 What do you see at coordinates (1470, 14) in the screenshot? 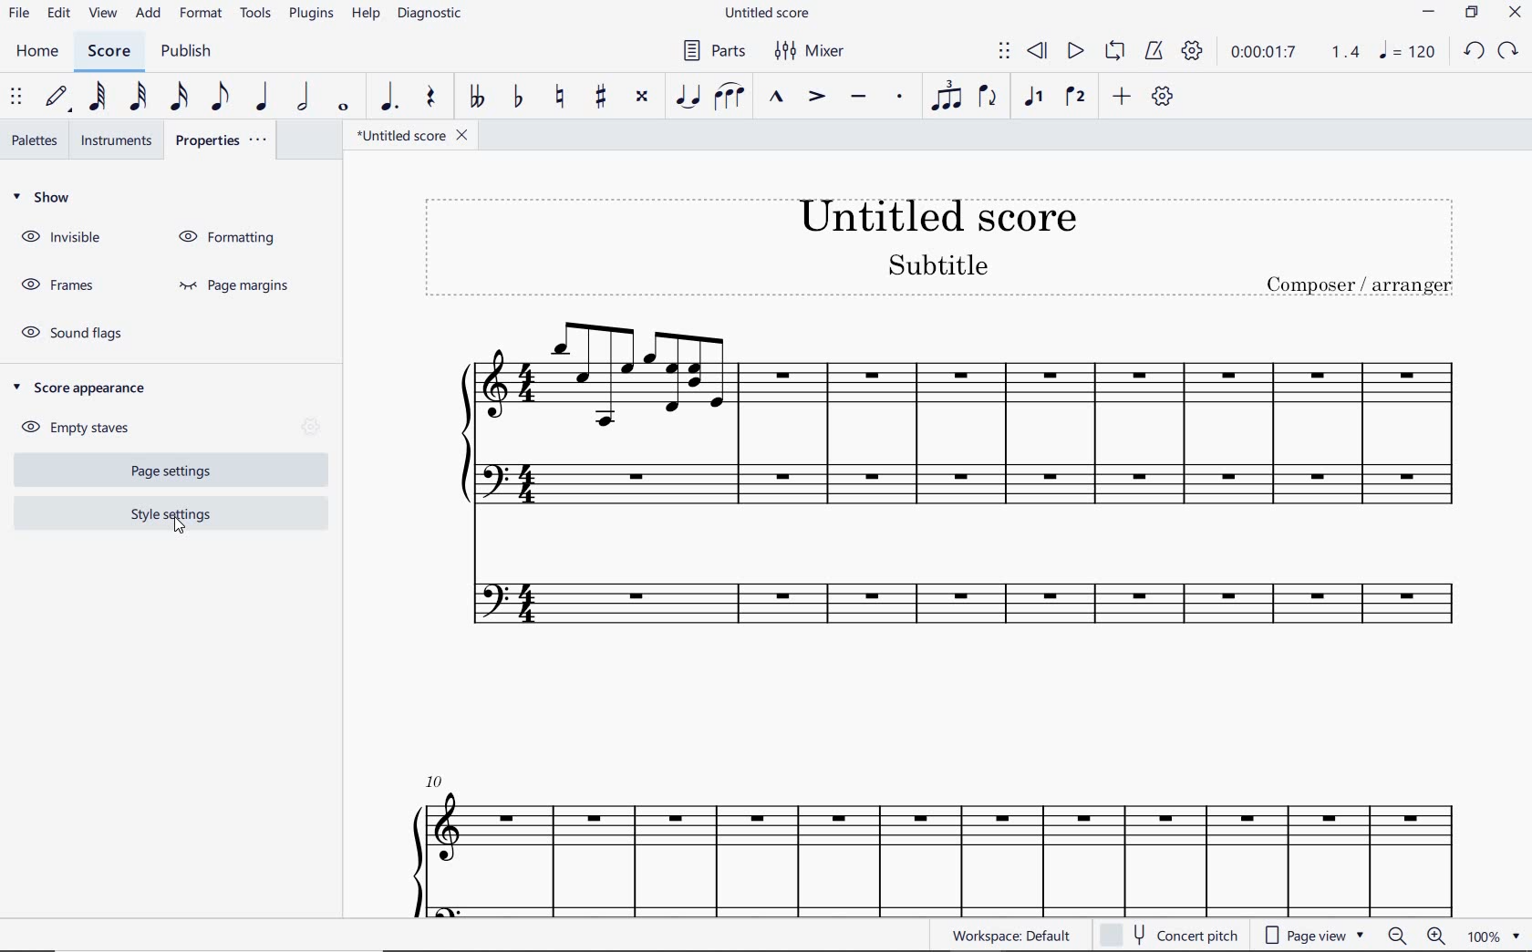
I see `RESTORE DOWN` at bounding box center [1470, 14].